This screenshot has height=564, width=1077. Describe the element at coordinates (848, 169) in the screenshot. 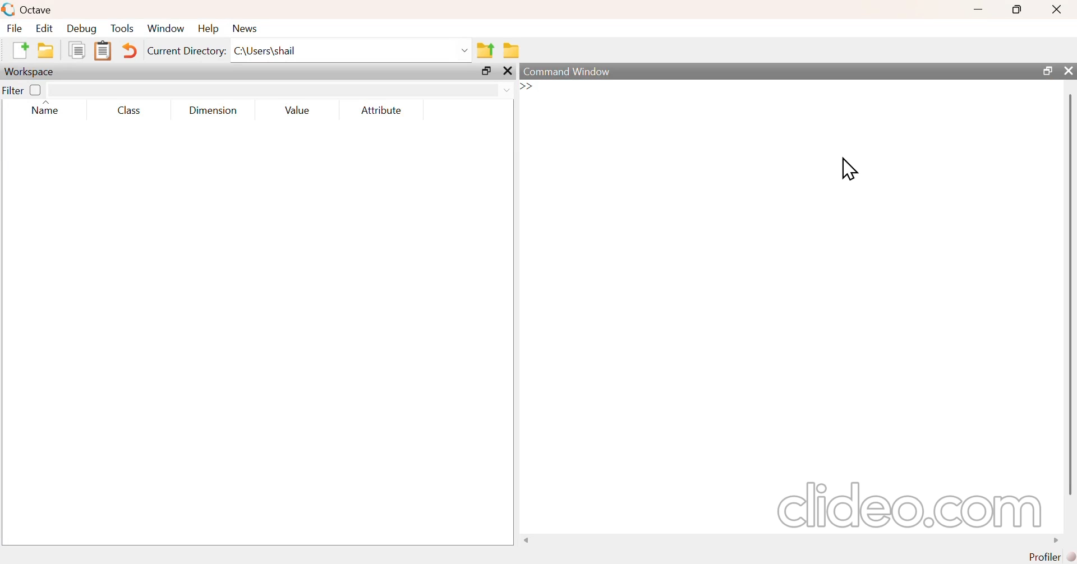

I see `cursor` at that location.